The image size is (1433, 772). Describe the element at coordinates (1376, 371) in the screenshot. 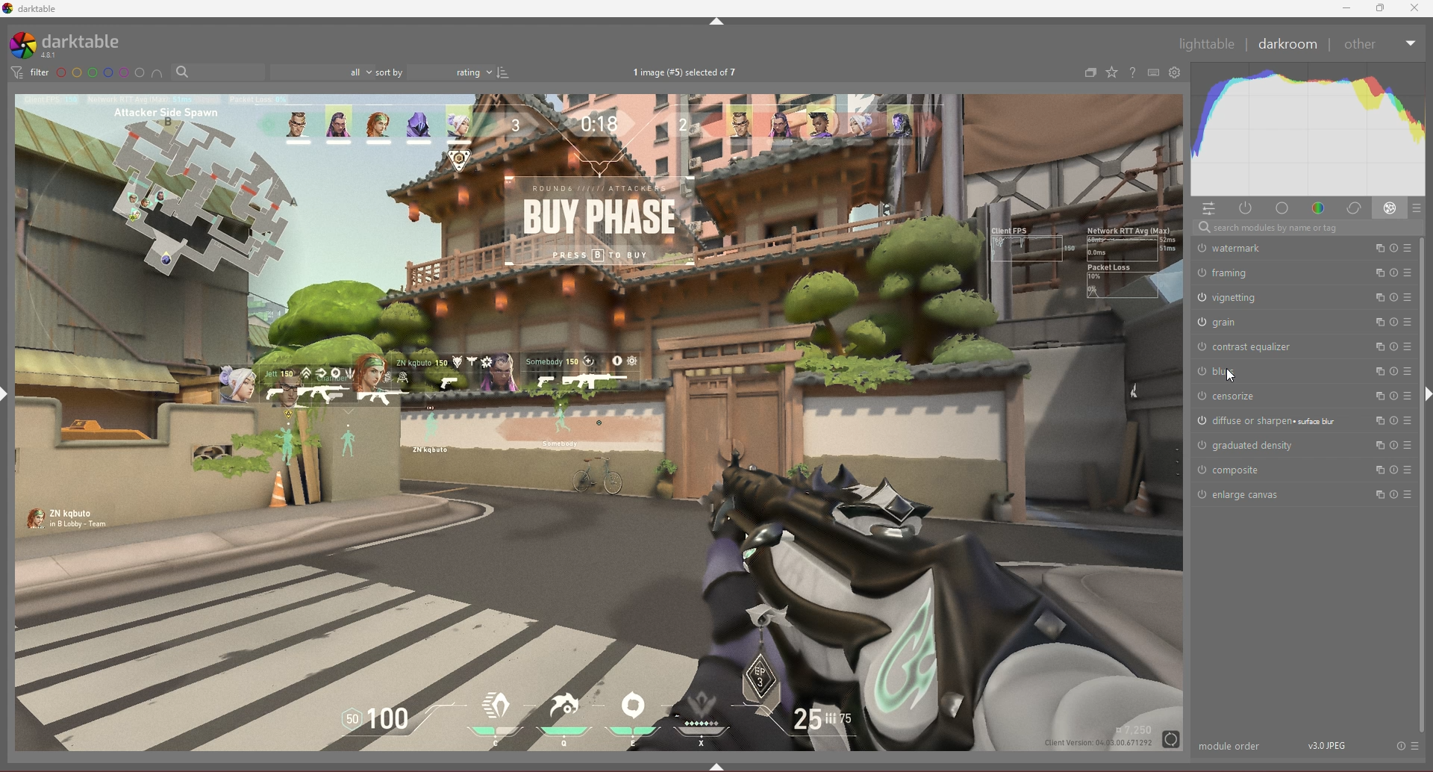

I see `multiple instances action` at that location.